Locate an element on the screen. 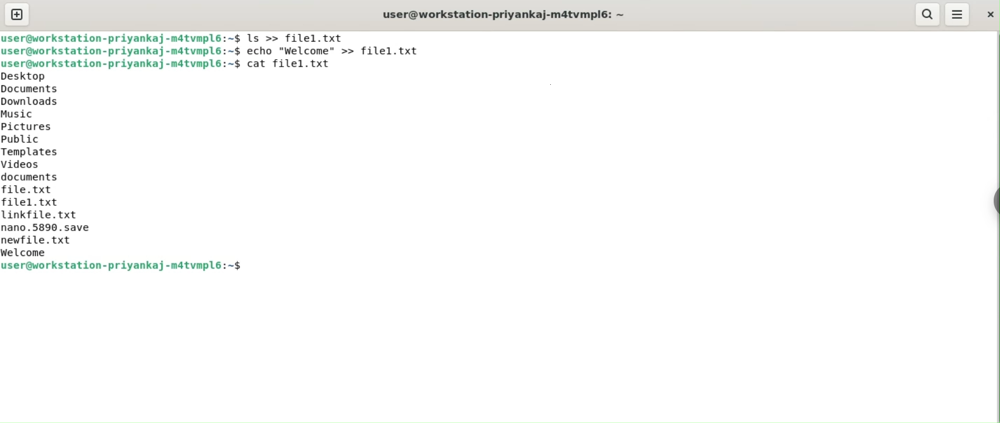  close is located at coordinates (990, 17).